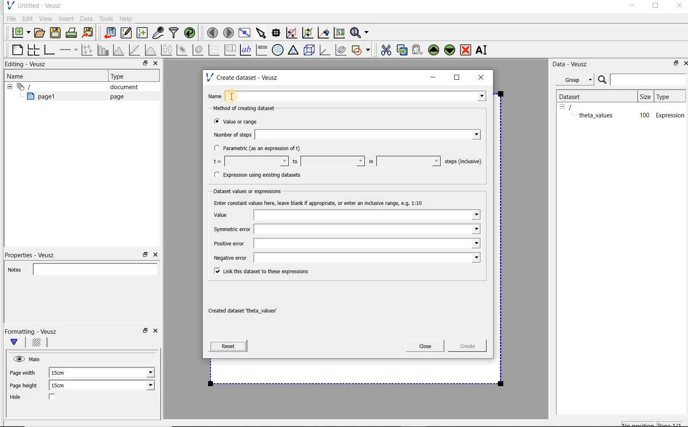  I want to click on reload linked datasets, so click(191, 33).